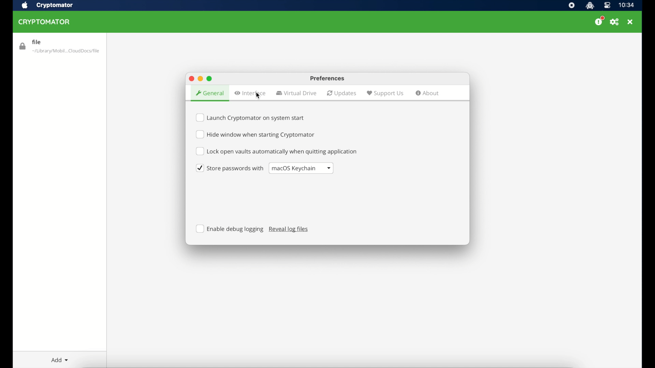 Image resolution: width=655 pixels, height=368 pixels. Describe the element at coordinates (209, 79) in the screenshot. I see `maximize` at that location.